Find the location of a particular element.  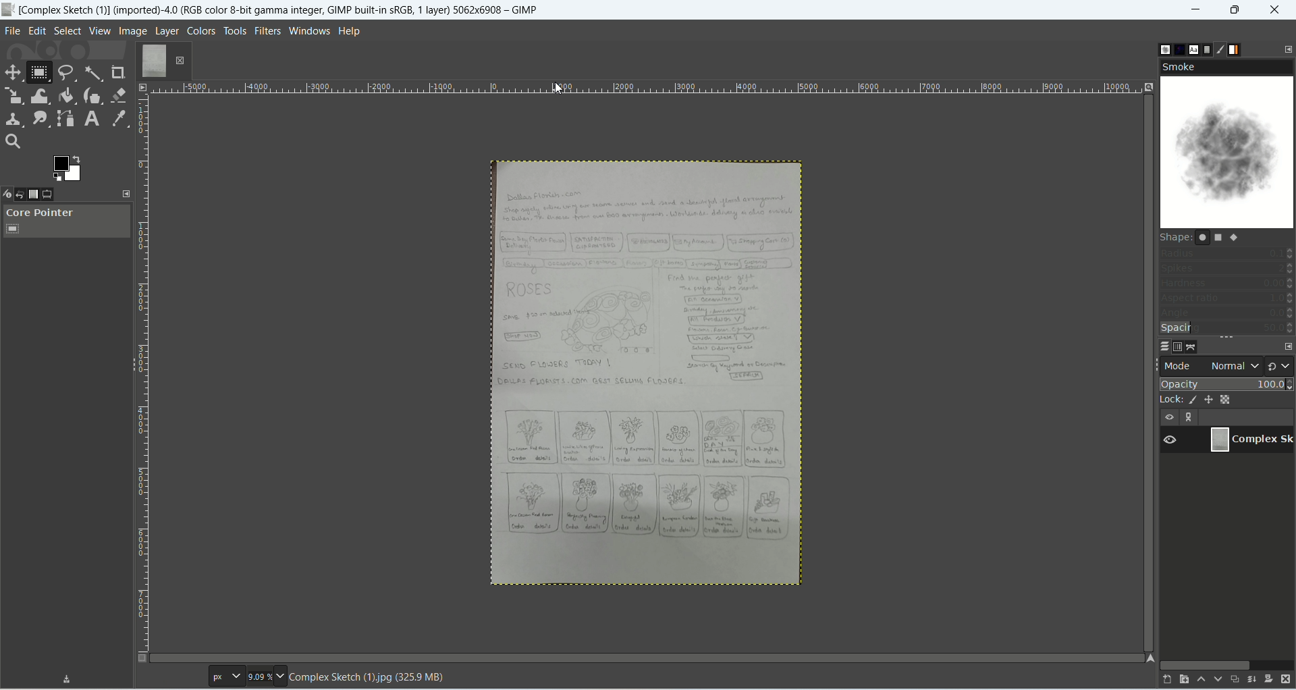

image is located at coordinates (646, 373).